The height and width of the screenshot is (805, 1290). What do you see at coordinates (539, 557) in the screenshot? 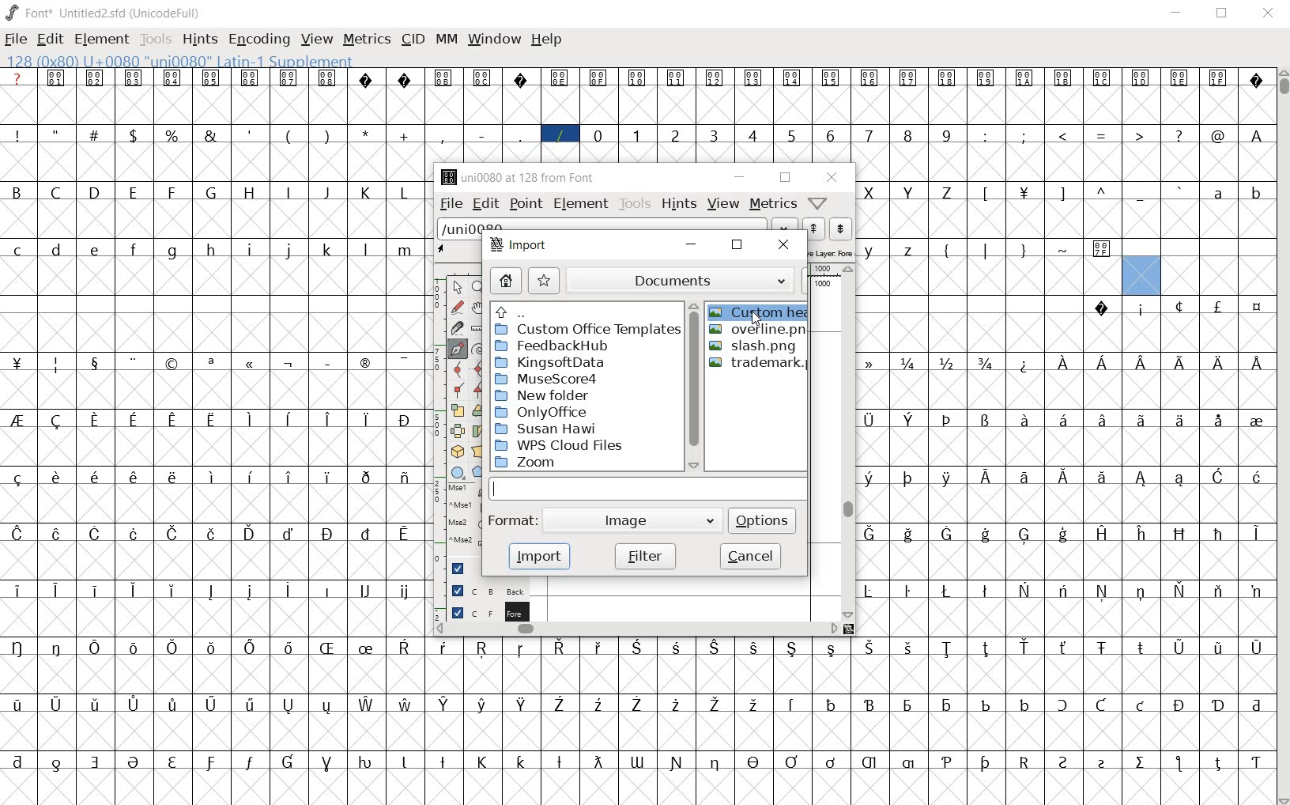
I see `import` at bounding box center [539, 557].